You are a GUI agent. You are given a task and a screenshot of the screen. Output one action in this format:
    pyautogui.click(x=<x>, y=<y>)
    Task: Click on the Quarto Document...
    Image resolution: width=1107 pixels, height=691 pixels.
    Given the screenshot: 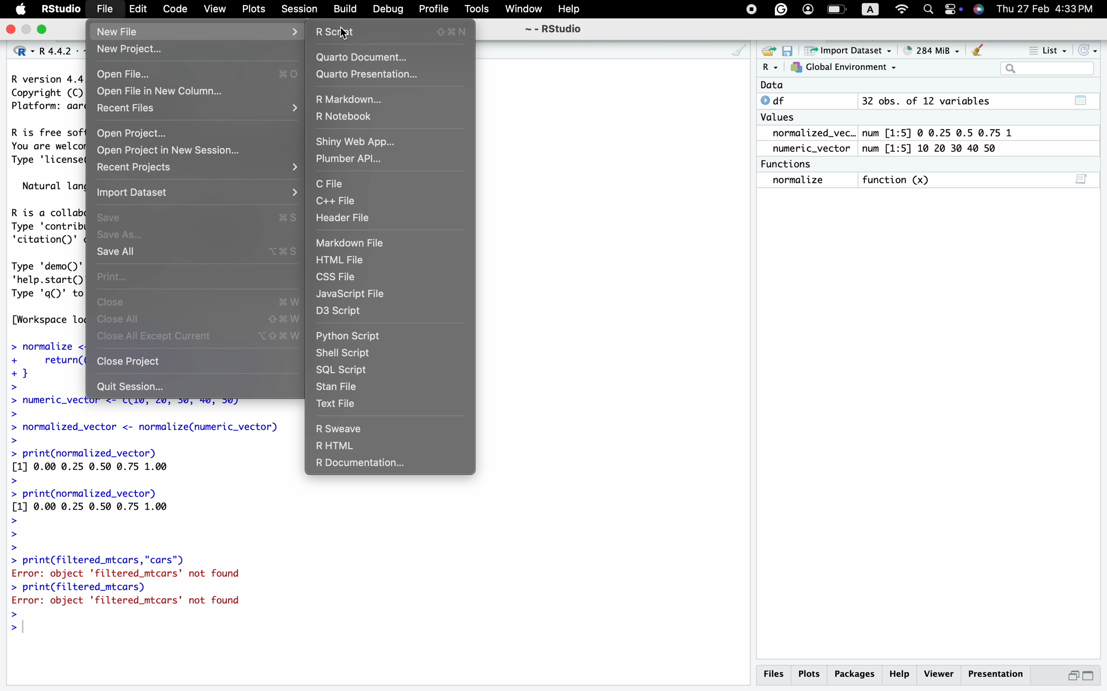 What is the action you would take?
    pyautogui.click(x=363, y=58)
    